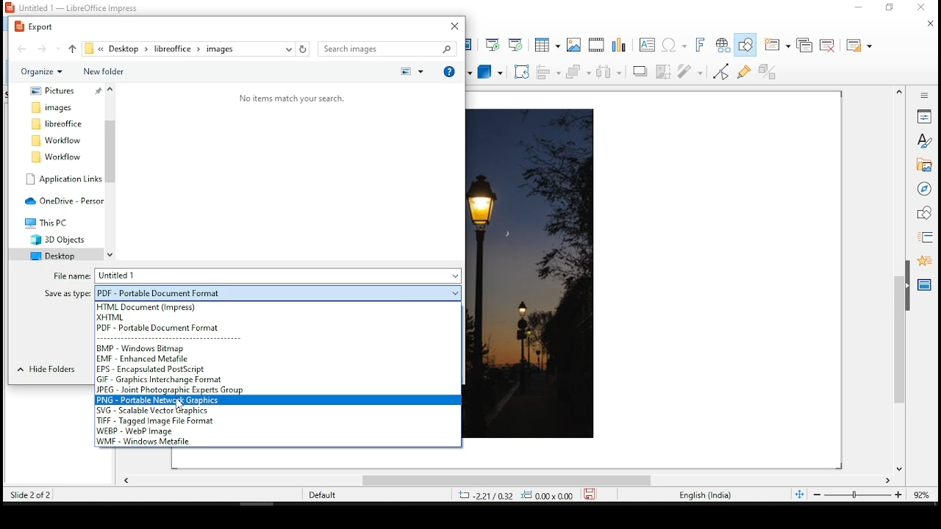 The image size is (941, 529). What do you see at coordinates (54, 107) in the screenshot?
I see `folder` at bounding box center [54, 107].